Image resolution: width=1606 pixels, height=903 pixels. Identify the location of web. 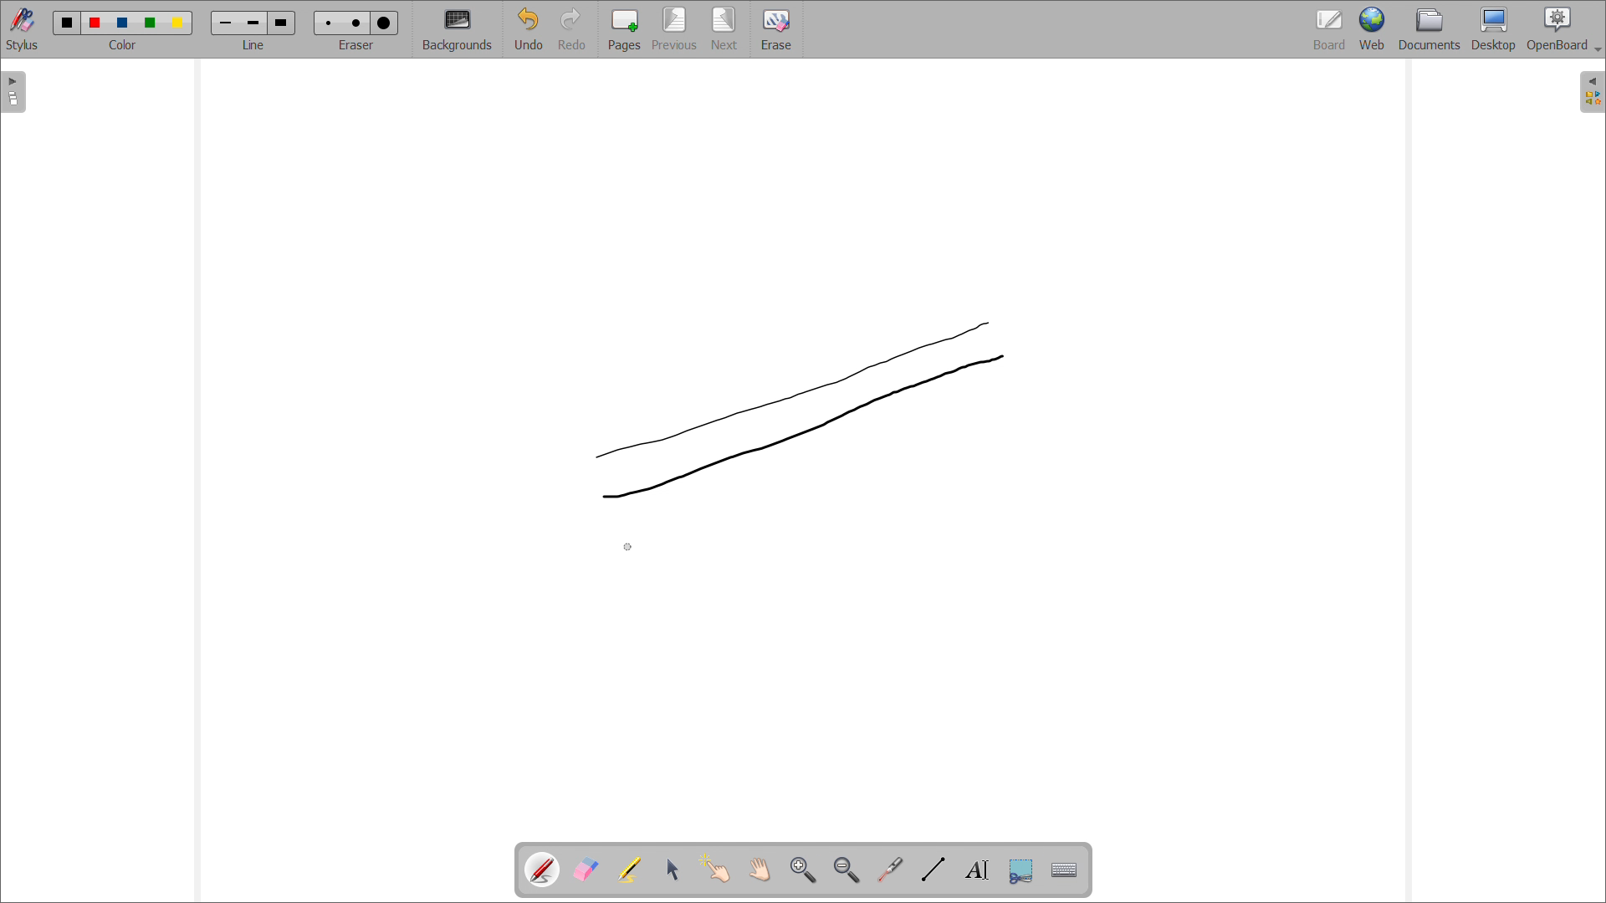
(1372, 29).